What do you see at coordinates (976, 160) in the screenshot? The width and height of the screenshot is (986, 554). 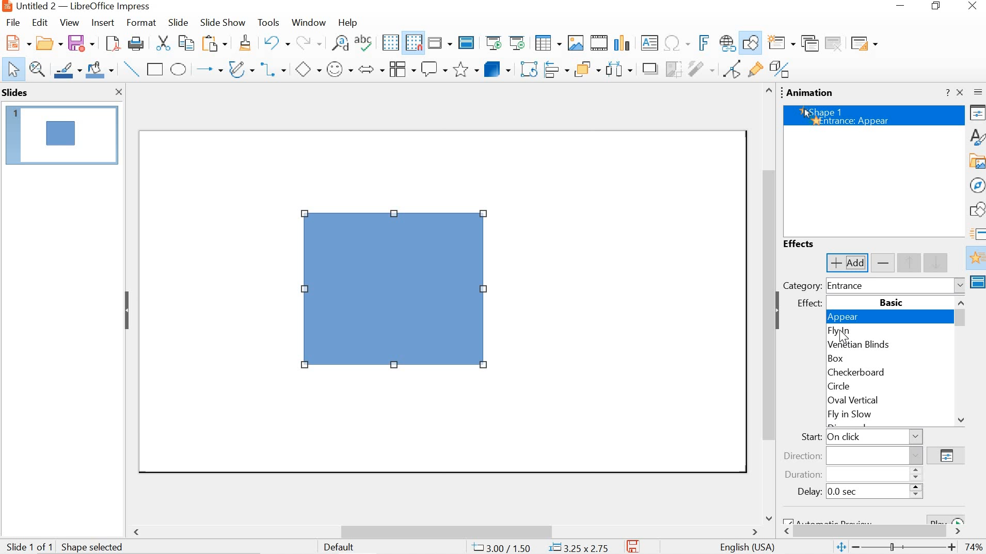 I see `gallery` at bounding box center [976, 160].